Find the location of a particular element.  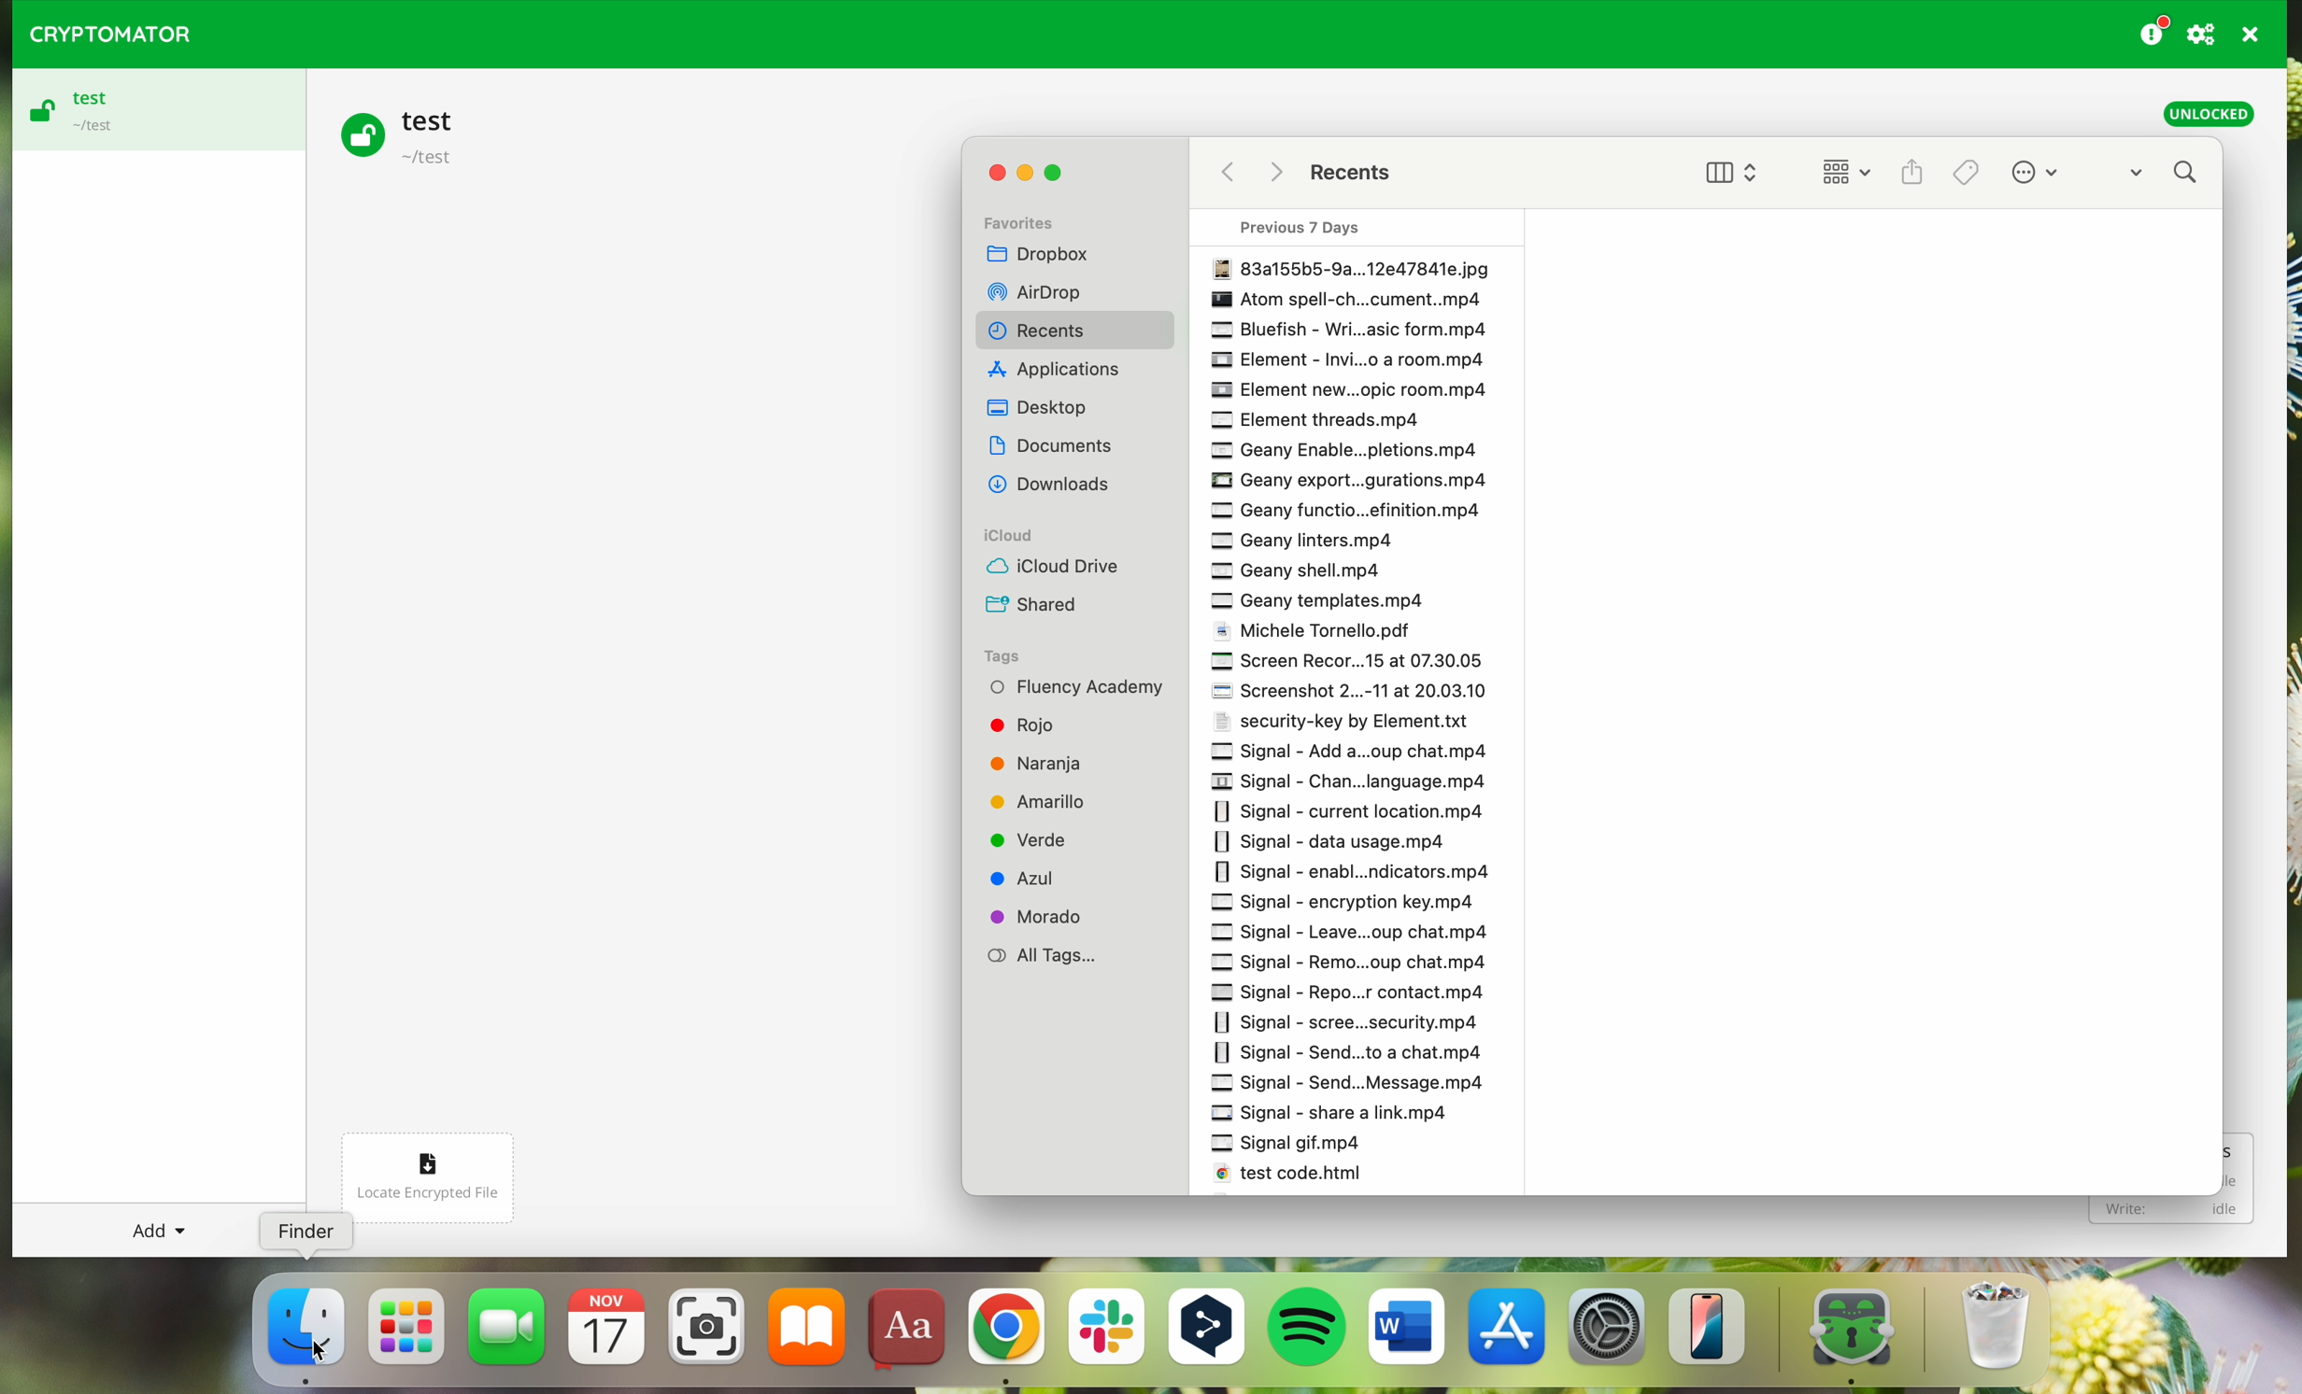

Michele Tortello is located at coordinates (1323, 635).